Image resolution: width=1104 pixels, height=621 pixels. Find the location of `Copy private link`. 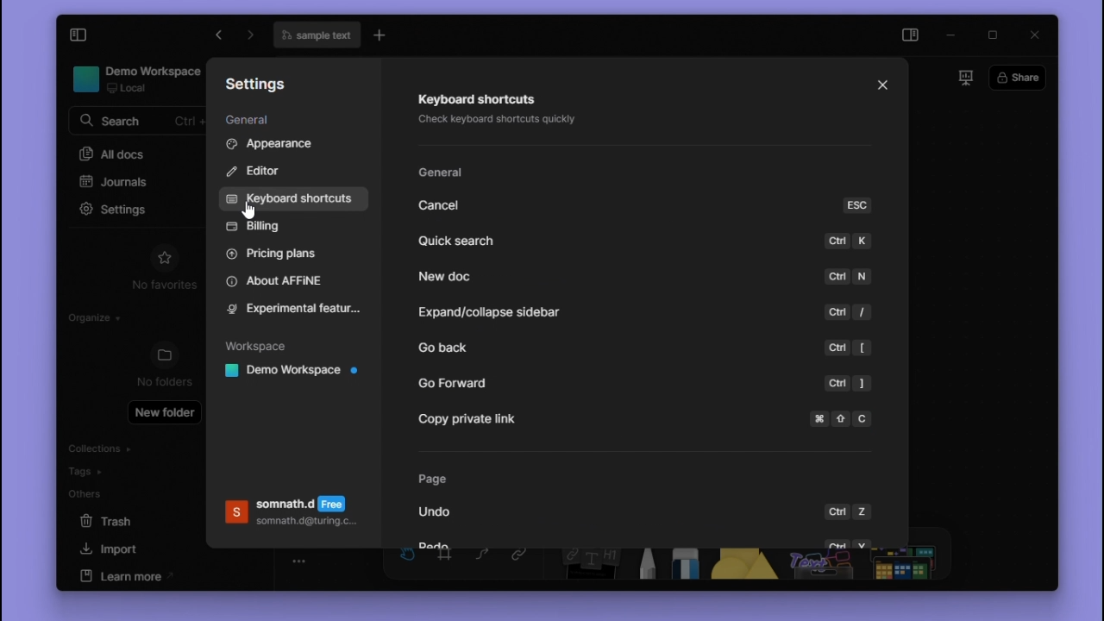

Copy private link is located at coordinates (465, 422).